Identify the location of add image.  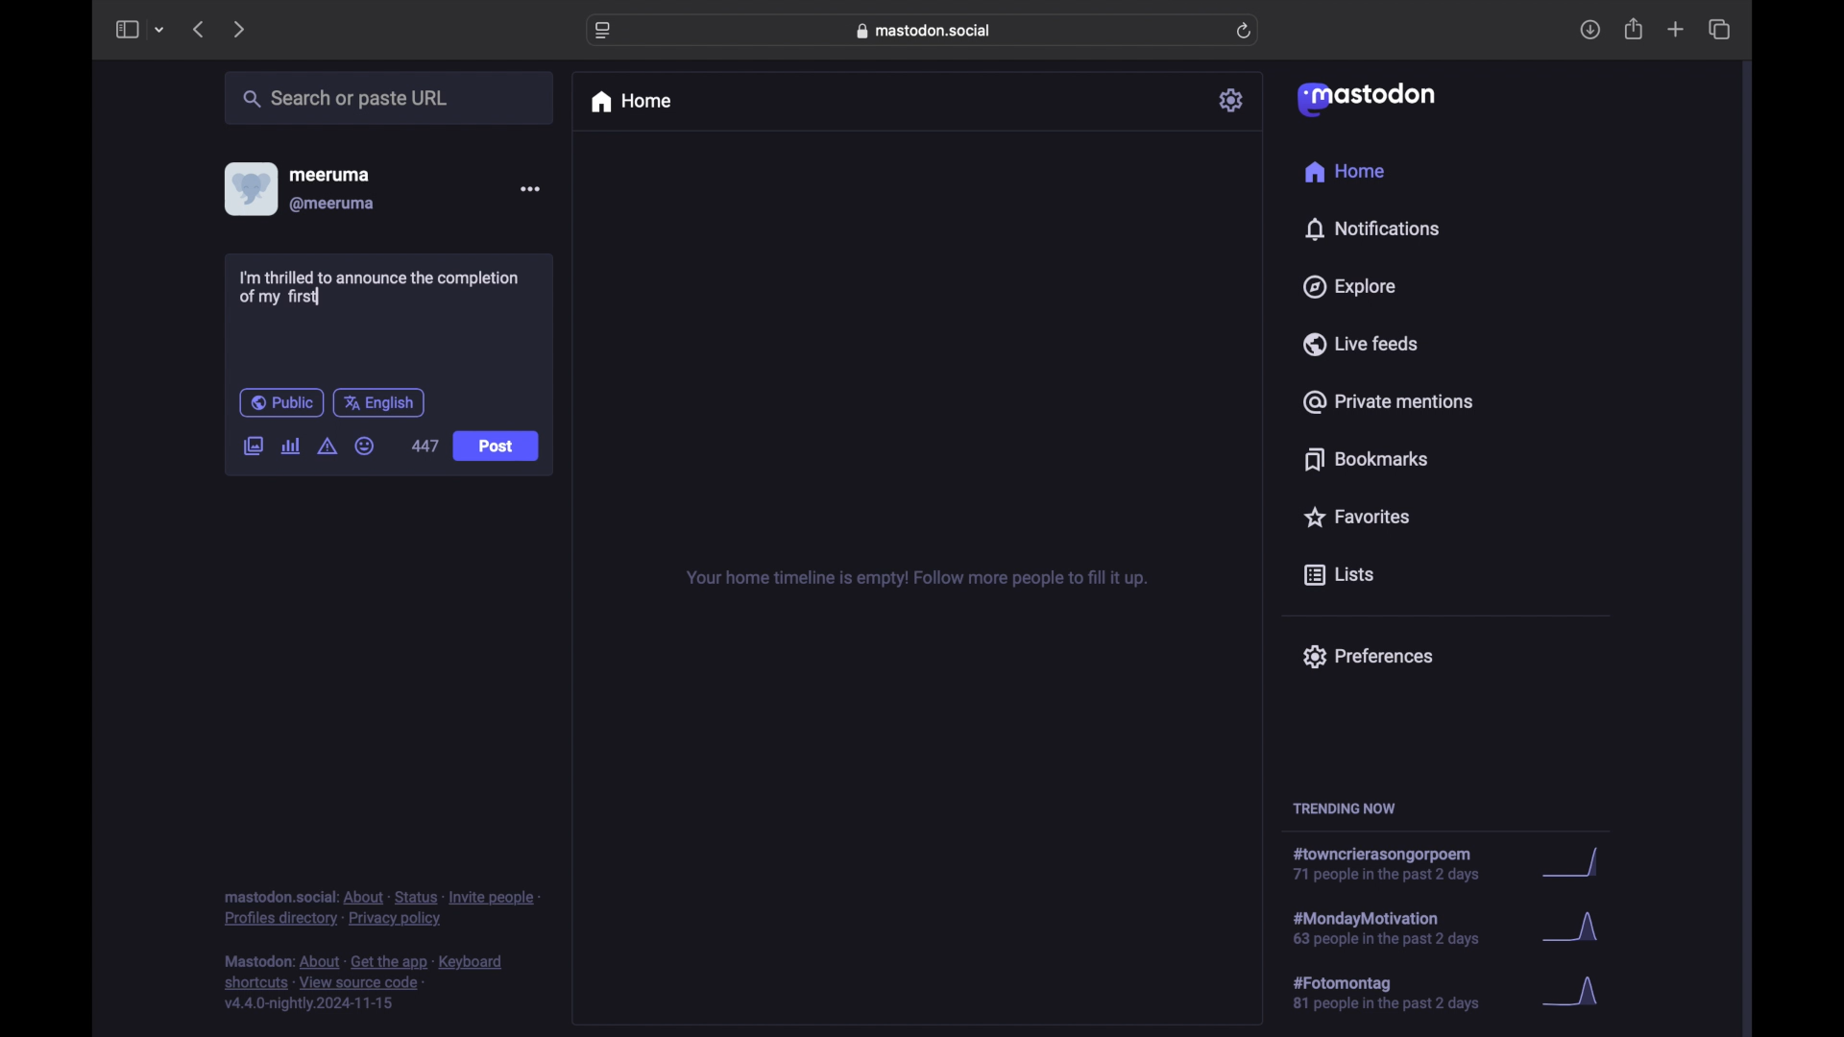
(253, 447).